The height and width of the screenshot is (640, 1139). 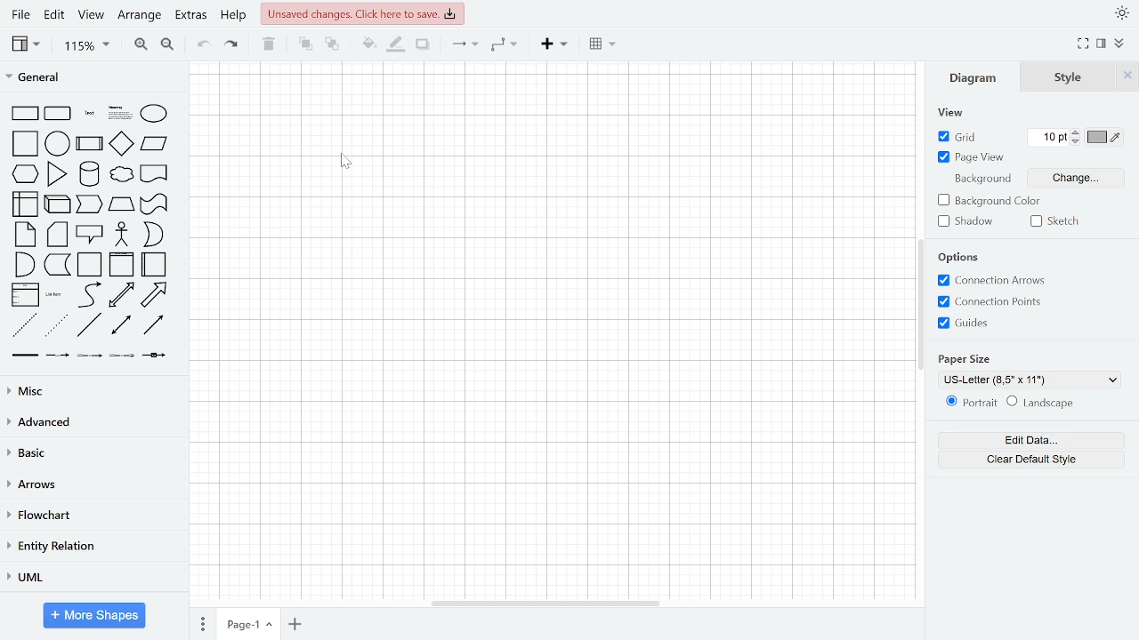 I want to click on cube, so click(x=57, y=205).